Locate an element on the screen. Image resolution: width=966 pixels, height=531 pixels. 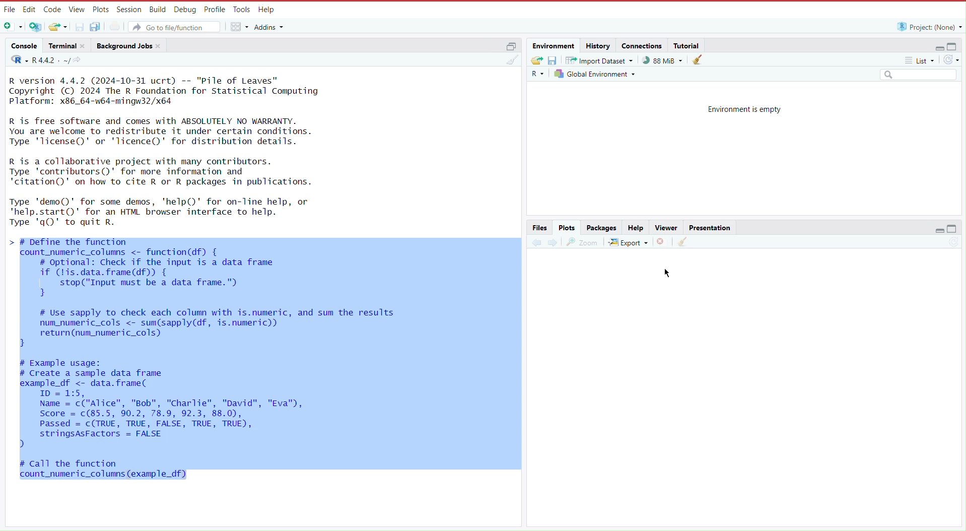
Save all open documents (Ctrl + Alt + S) is located at coordinates (100, 26).